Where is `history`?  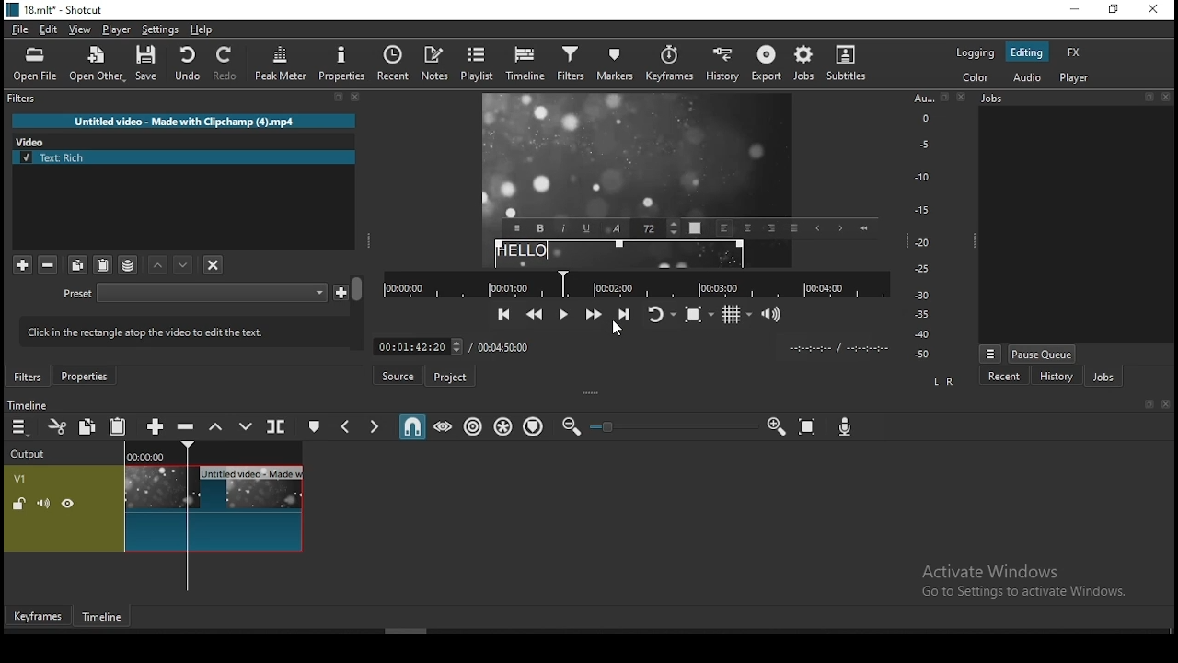 history is located at coordinates (722, 67).